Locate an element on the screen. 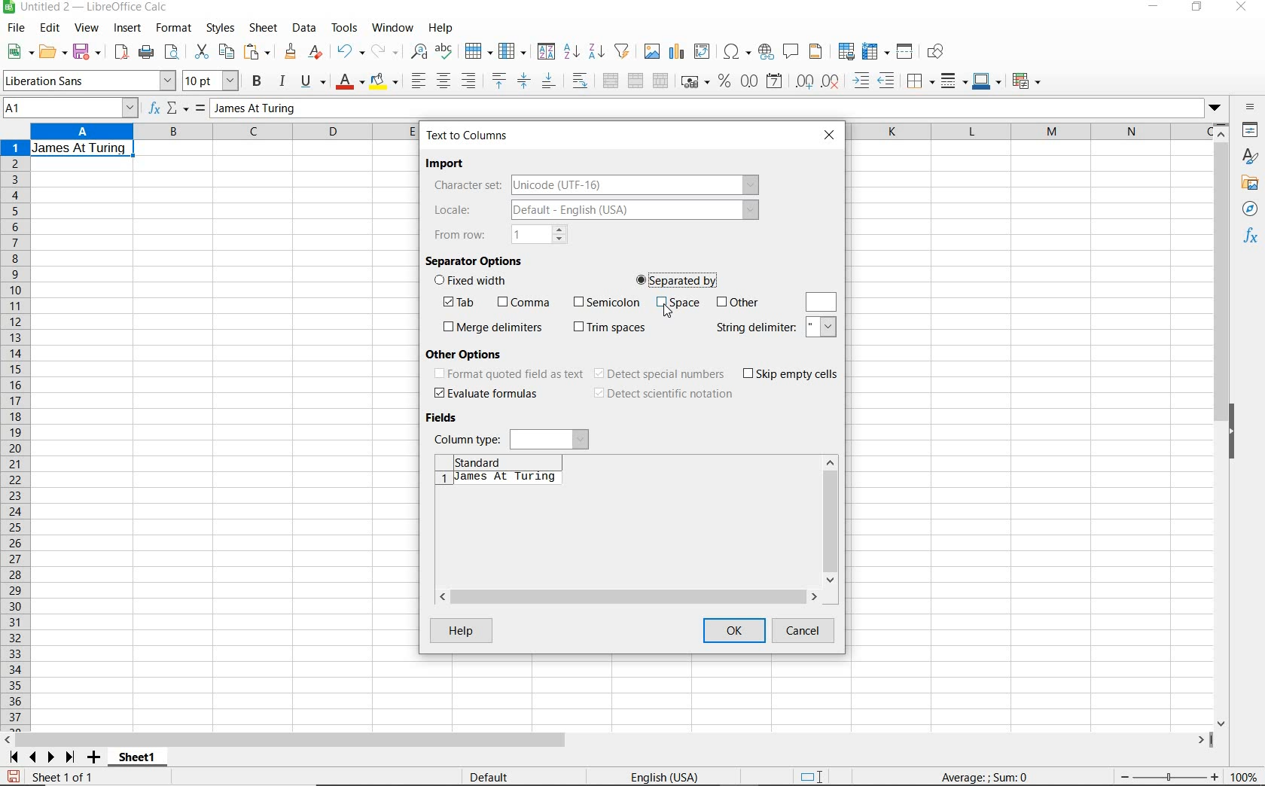 This screenshot has width=1265, height=786. merge delimiters is located at coordinates (492, 327).